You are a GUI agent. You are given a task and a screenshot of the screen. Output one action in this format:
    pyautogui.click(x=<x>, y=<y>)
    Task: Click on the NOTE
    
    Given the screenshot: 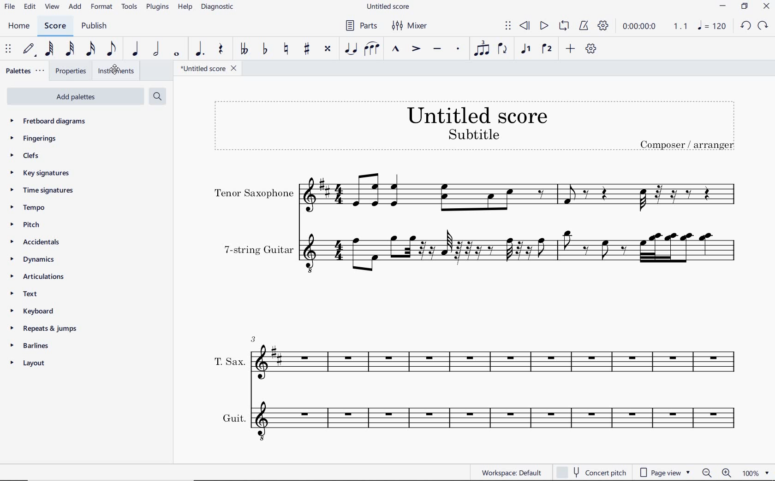 What is the action you would take?
    pyautogui.click(x=712, y=25)
    